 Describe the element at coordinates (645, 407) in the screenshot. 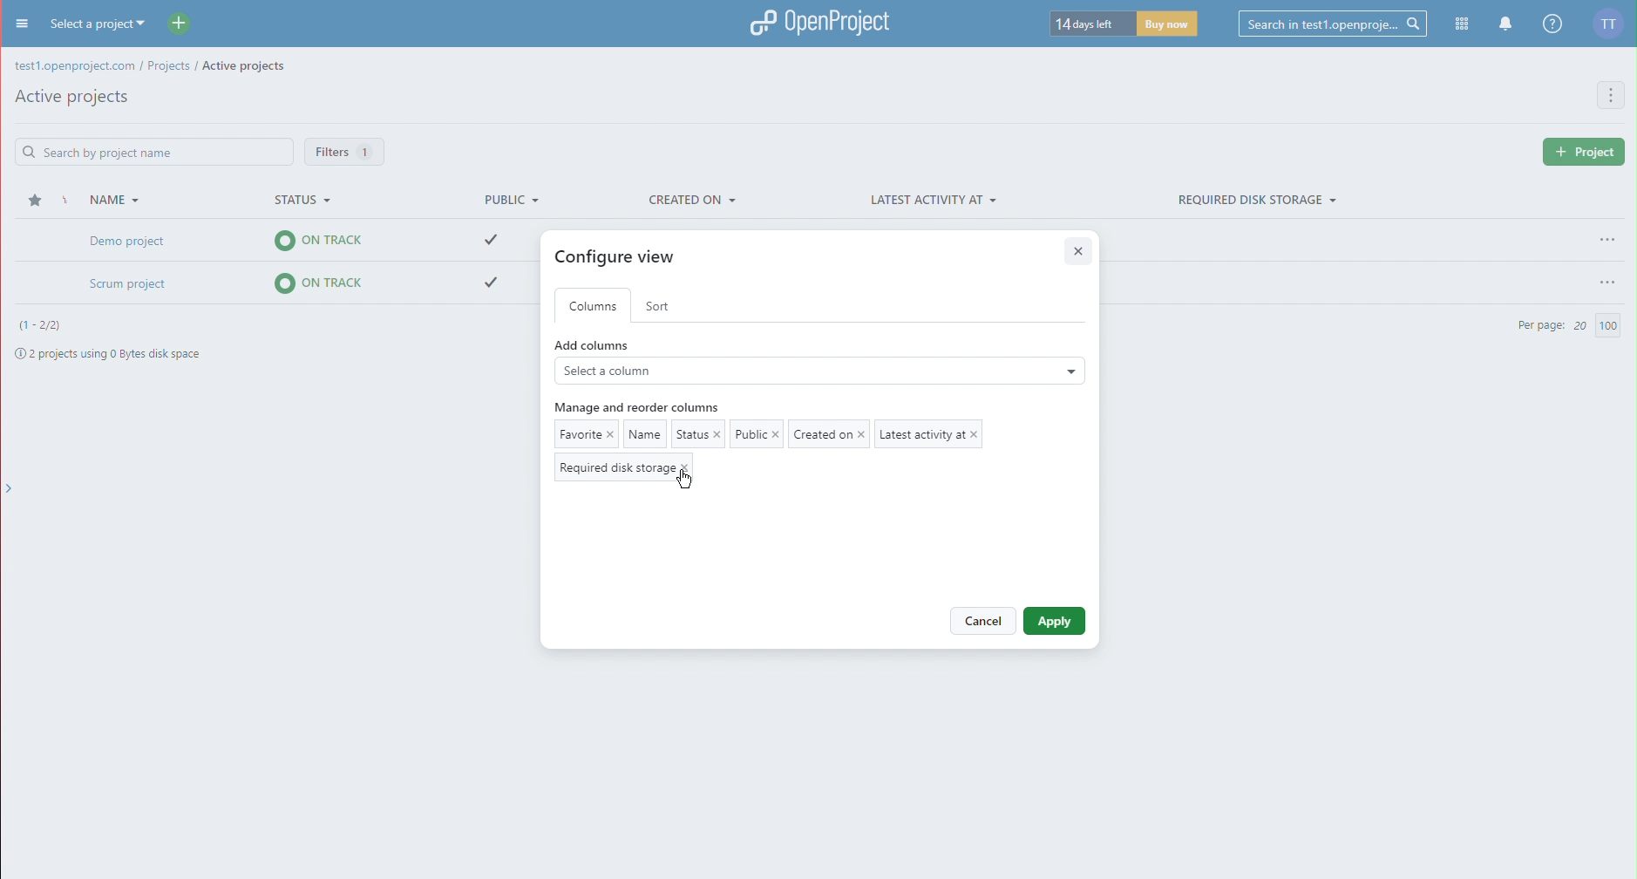

I see `Manage and reorder columns` at that location.